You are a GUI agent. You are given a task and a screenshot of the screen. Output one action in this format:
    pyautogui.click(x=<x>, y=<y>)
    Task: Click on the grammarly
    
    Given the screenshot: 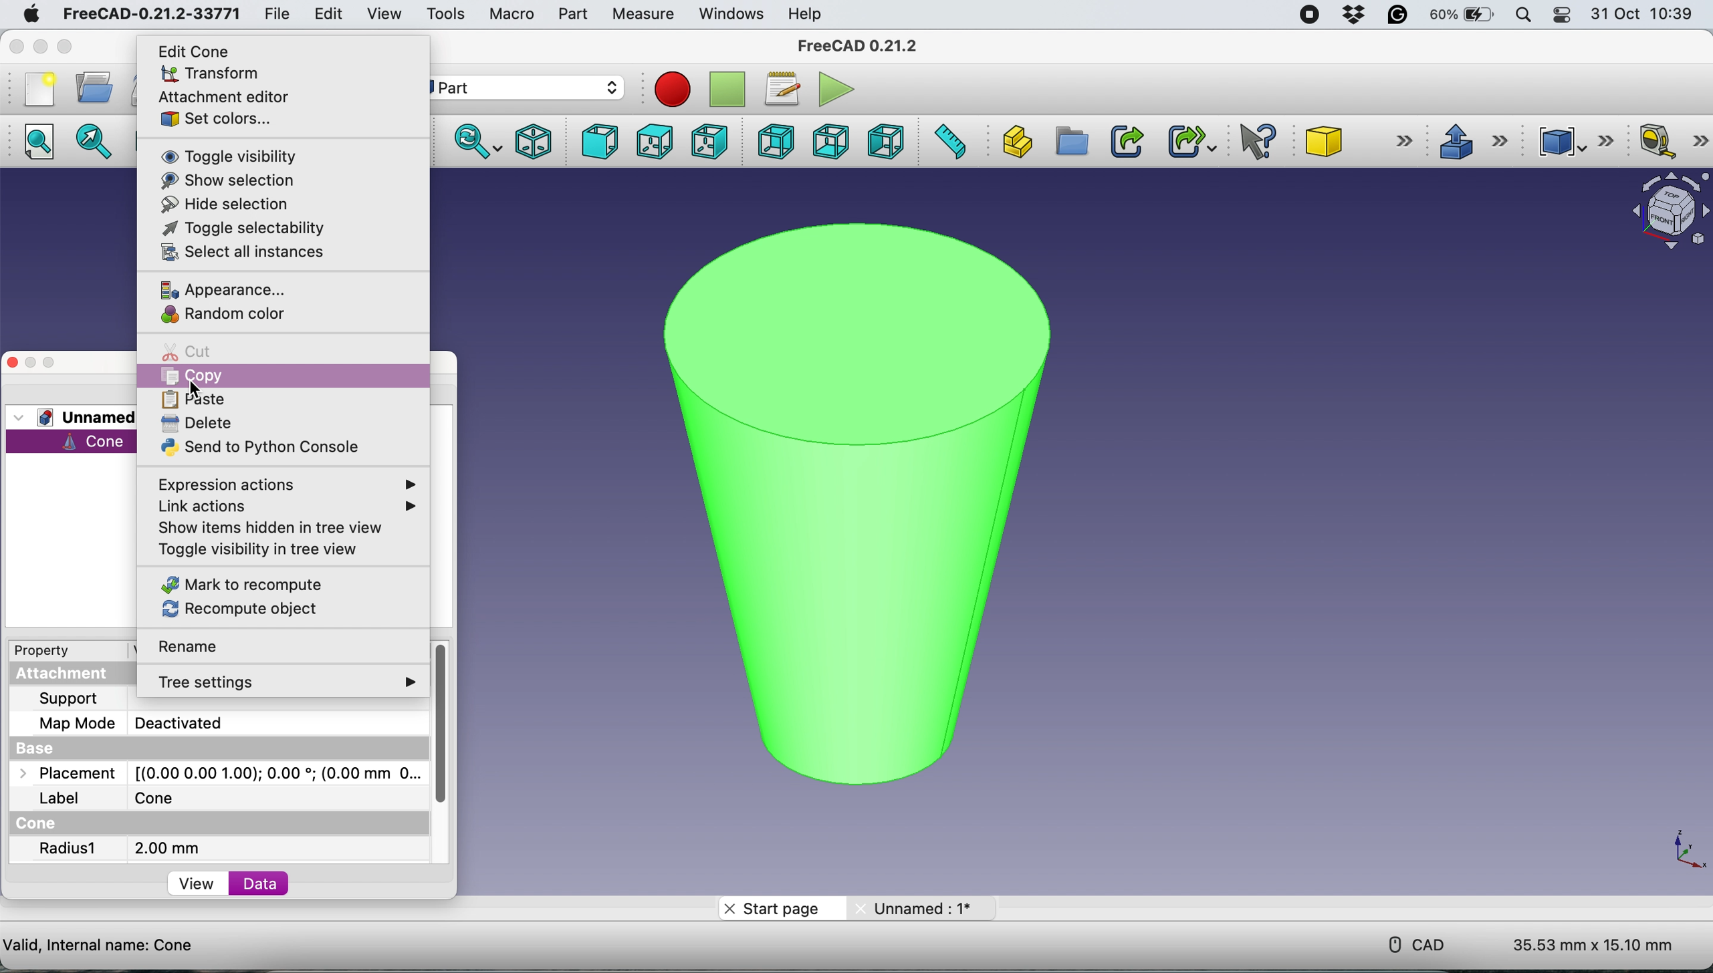 What is the action you would take?
    pyautogui.click(x=1399, y=17)
    